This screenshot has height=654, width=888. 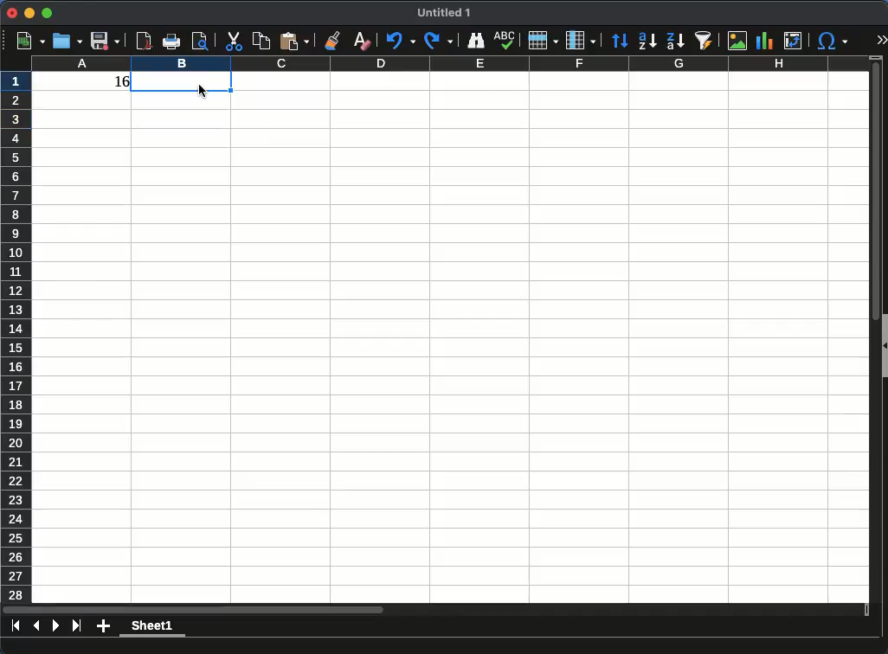 What do you see at coordinates (544, 41) in the screenshot?
I see `rows` at bounding box center [544, 41].